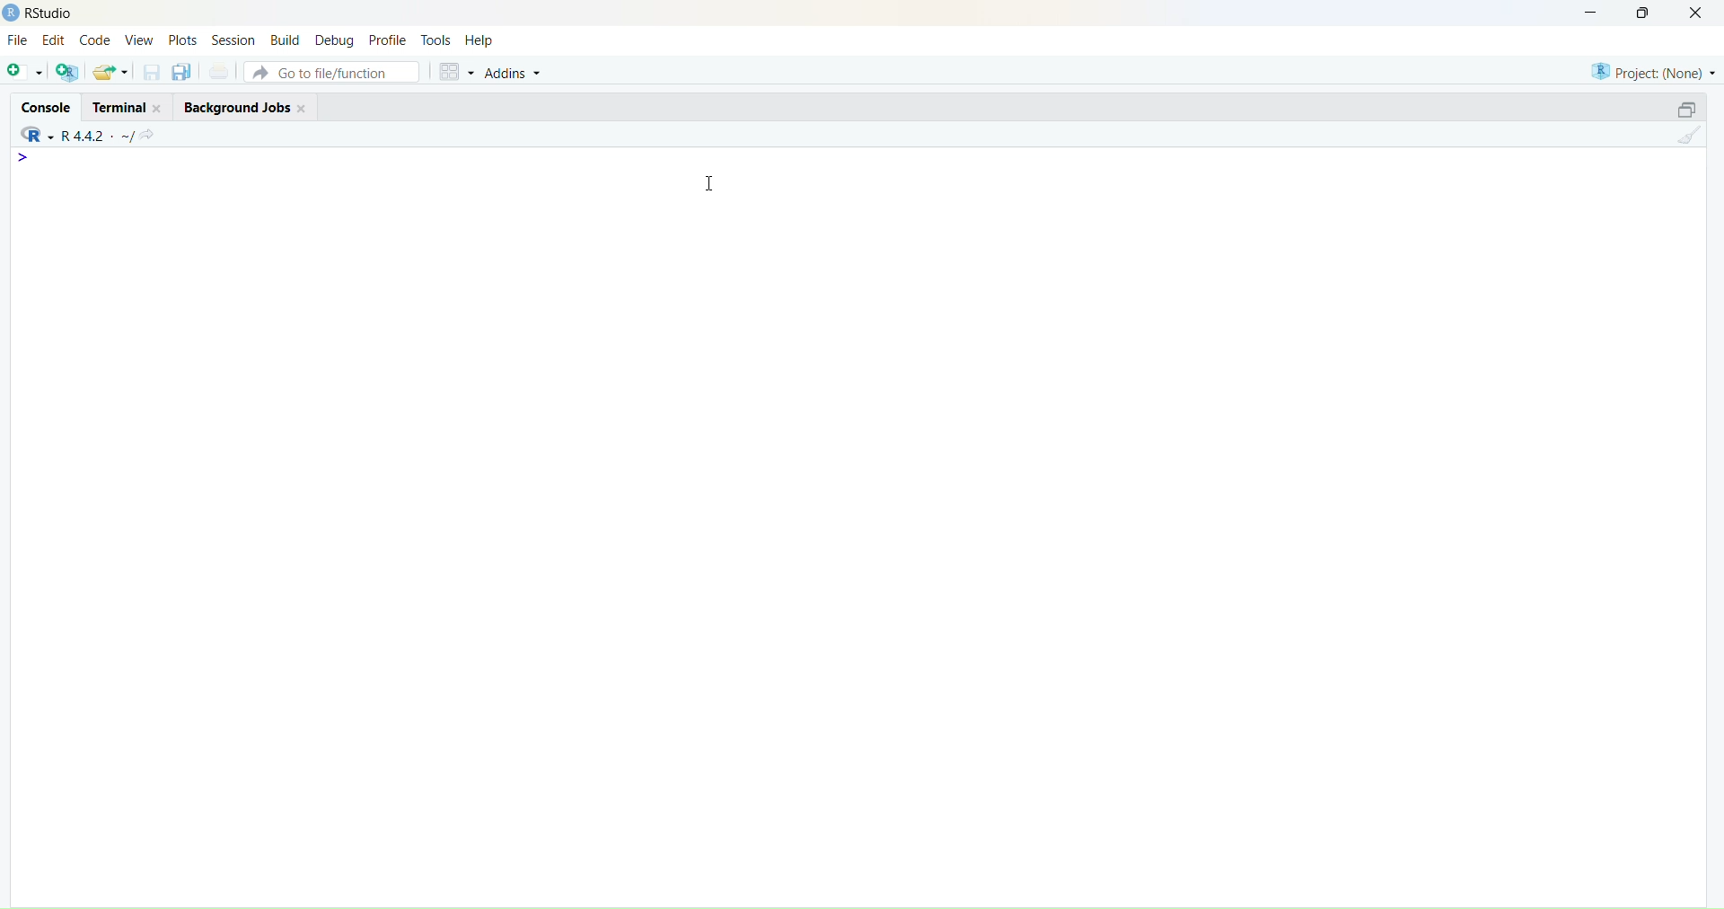 The height and width of the screenshot is (909, 1724). Describe the element at coordinates (132, 106) in the screenshot. I see `Terminal` at that location.